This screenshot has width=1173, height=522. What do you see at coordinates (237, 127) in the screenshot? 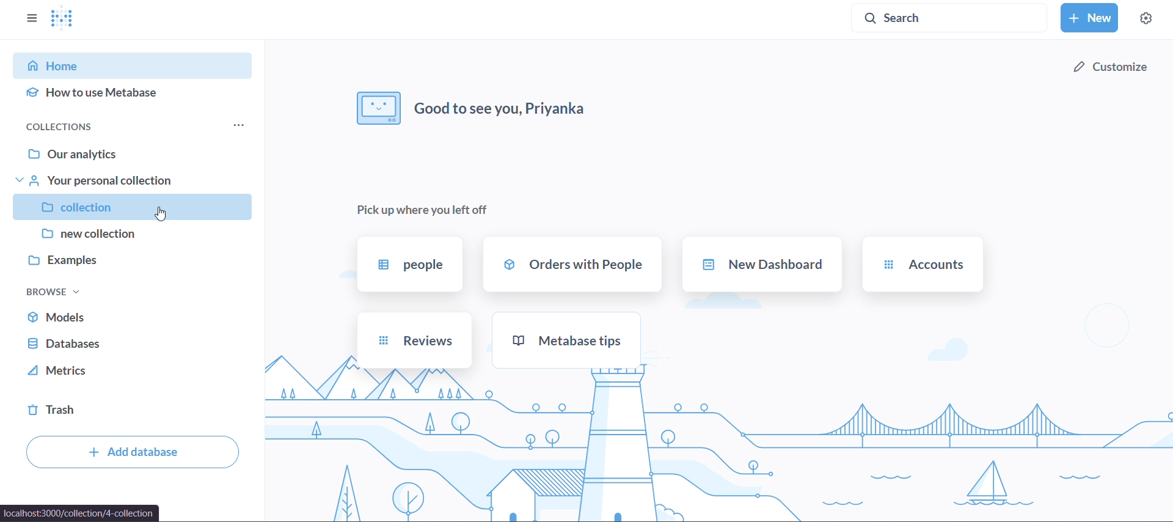
I see `more` at bounding box center [237, 127].